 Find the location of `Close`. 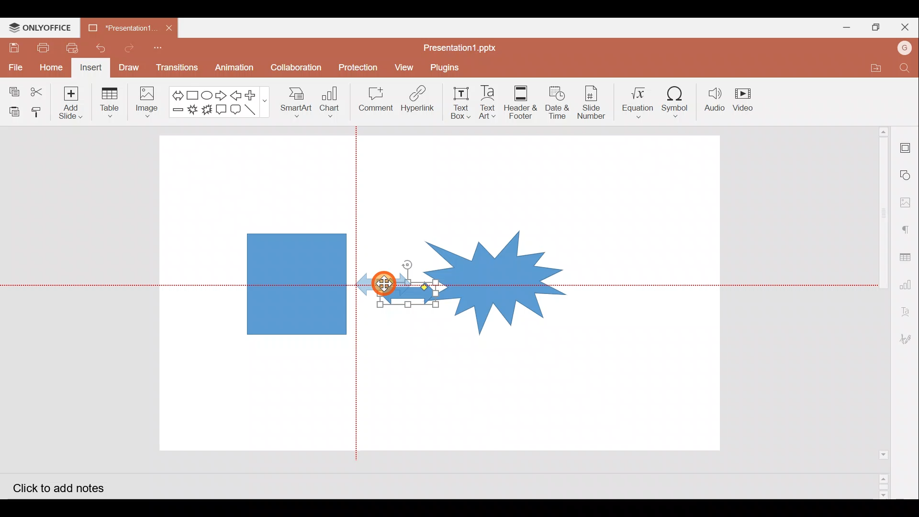

Close is located at coordinates (904, 26).